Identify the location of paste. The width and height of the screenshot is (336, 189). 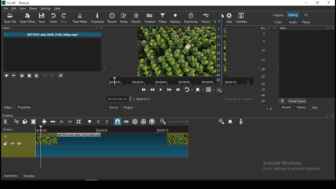
(33, 121).